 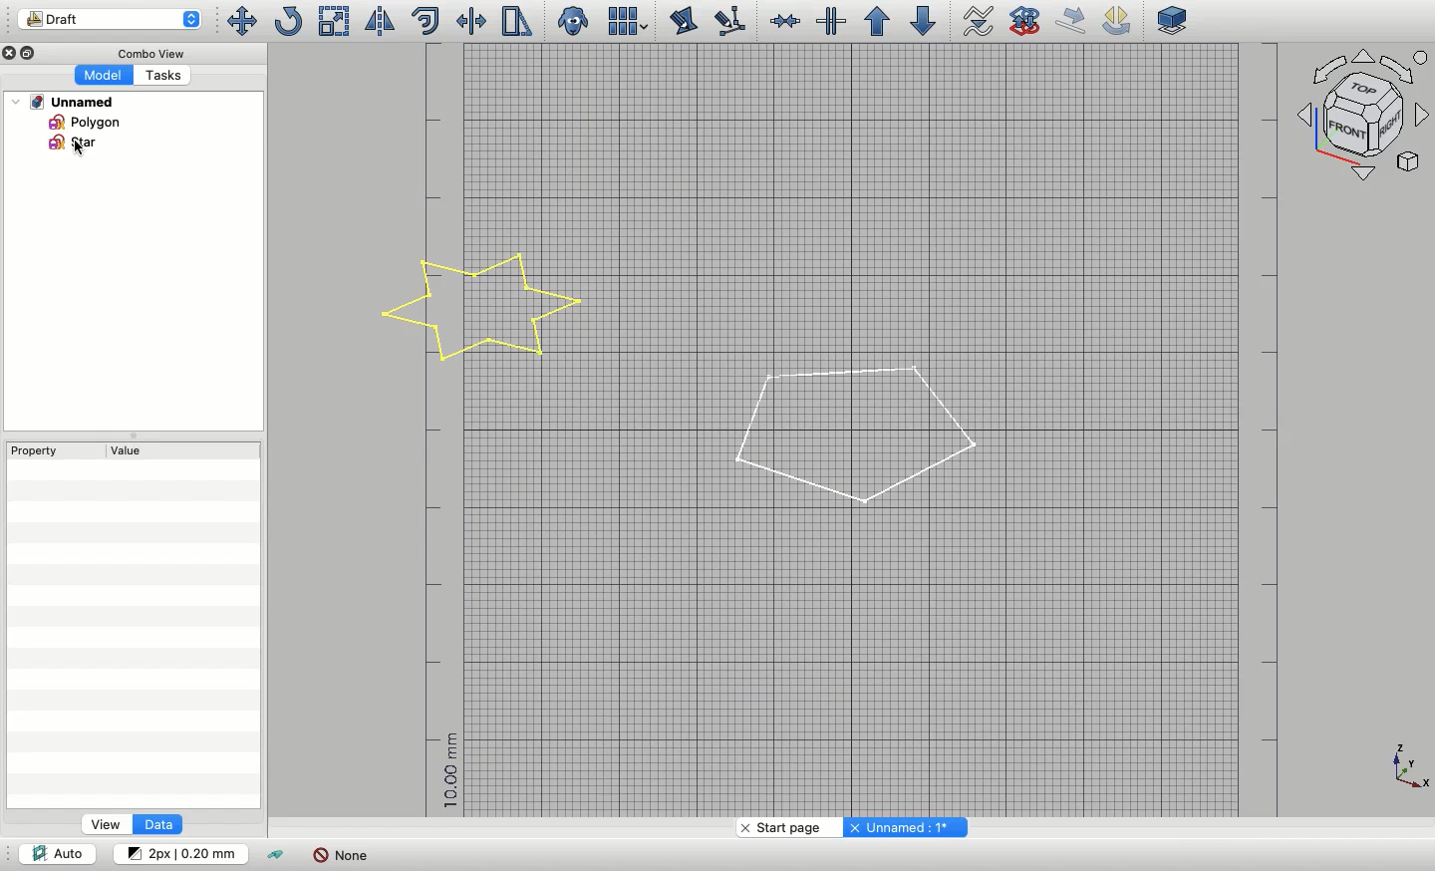 What do you see at coordinates (287, 21) in the screenshot?
I see `Rotate` at bounding box center [287, 21].